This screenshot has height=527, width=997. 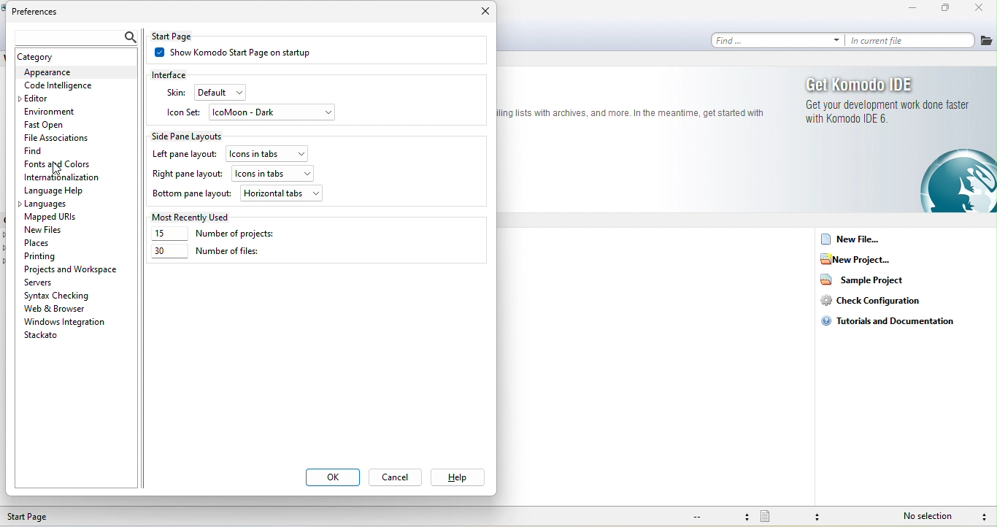 I want to click on mapped urls, so click(x=55, y=218).